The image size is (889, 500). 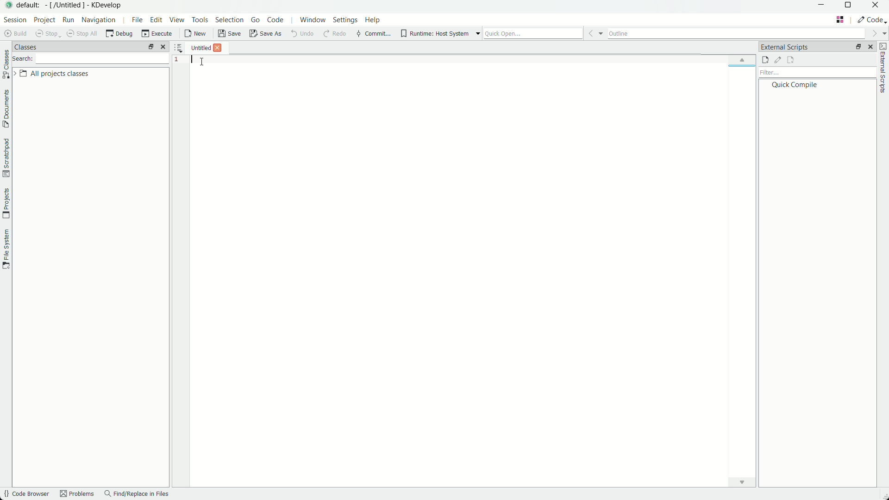 What do you see at coordinates (44, 21) in the screenshot?
I see `project` at bounding box center [44, 21].